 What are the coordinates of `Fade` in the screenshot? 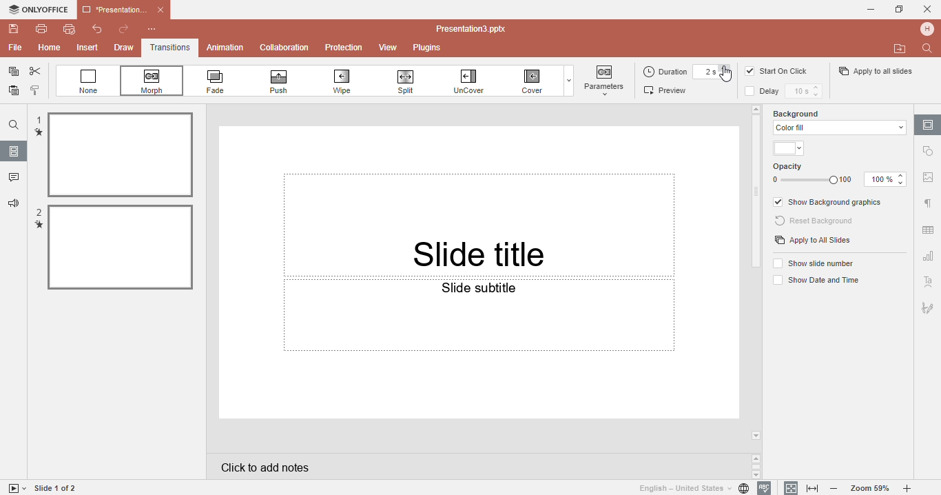 It's located at (224, 81).